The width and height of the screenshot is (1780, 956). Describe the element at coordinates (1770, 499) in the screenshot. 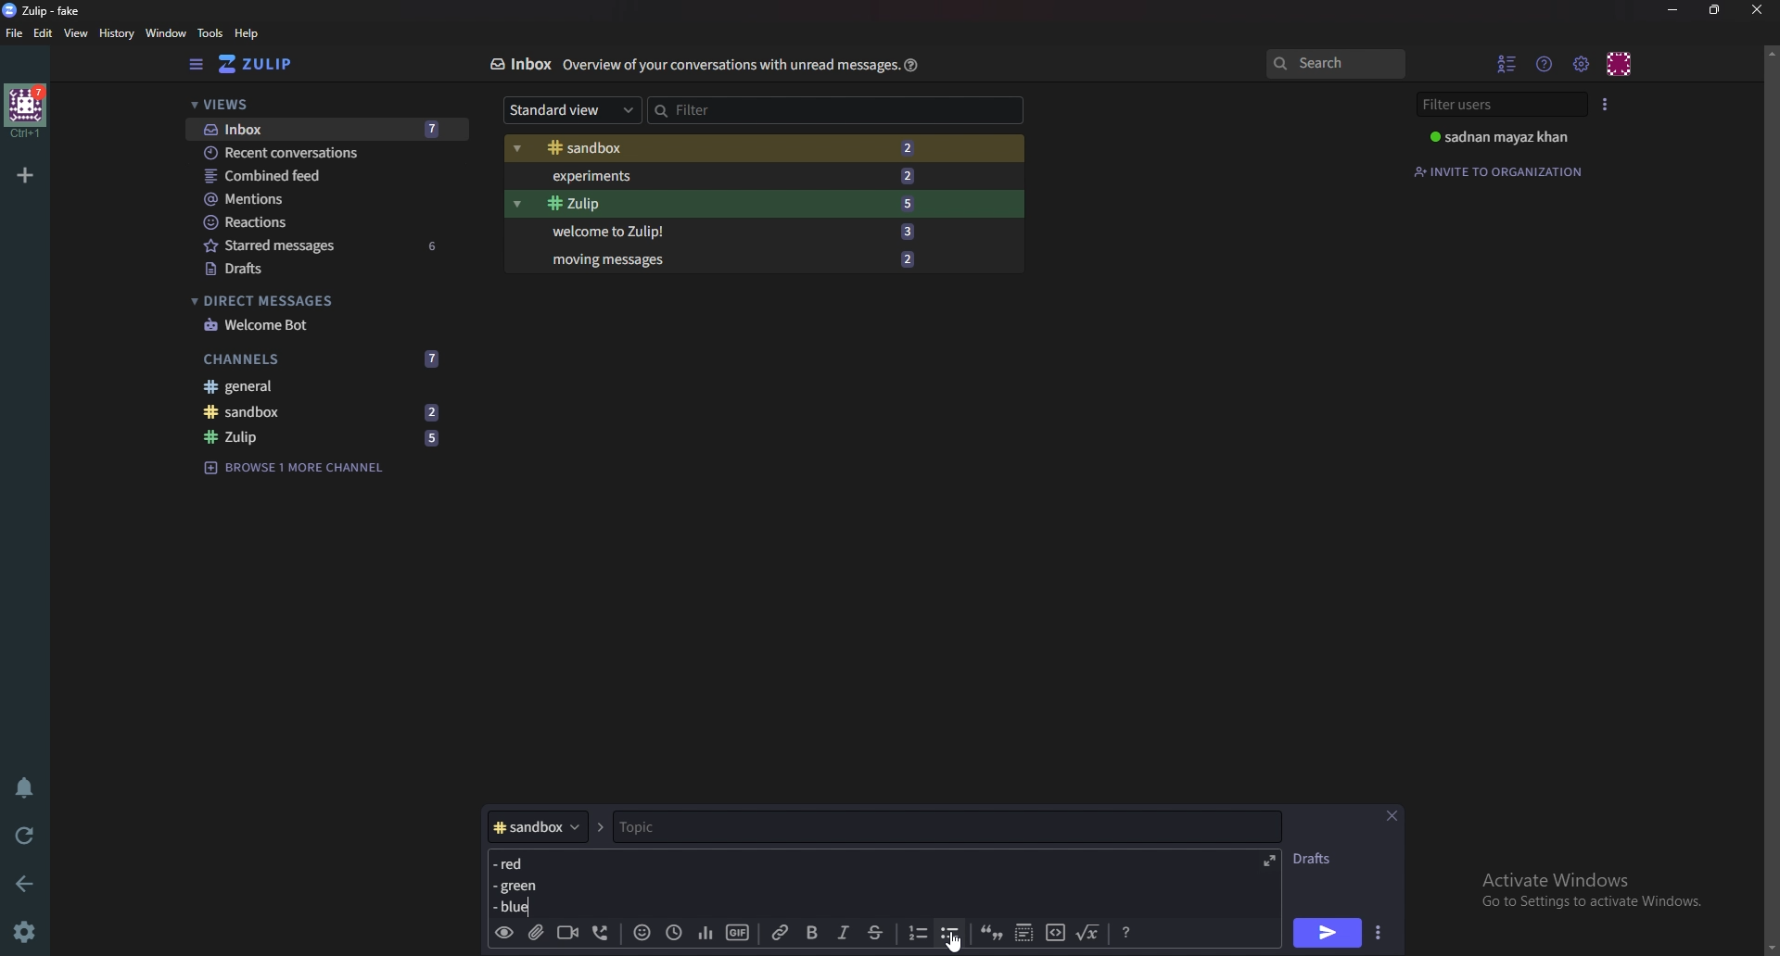

I see `Scroll bar` at that location.